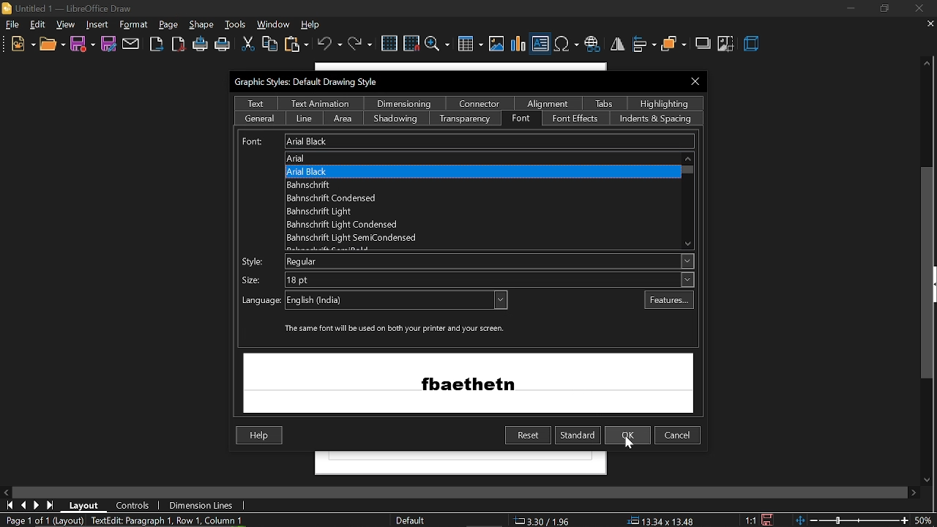 Image resolution: width=937 pixels, height=527 pixels. I want to click on size, so click(250, 280).